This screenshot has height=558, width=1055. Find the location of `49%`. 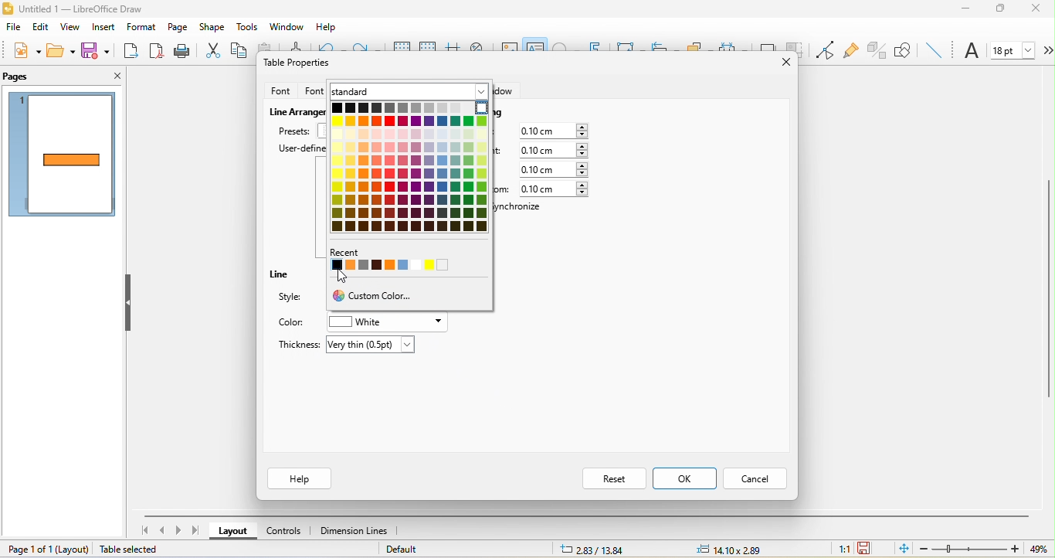

49% is located at coordinates (1037, 549).